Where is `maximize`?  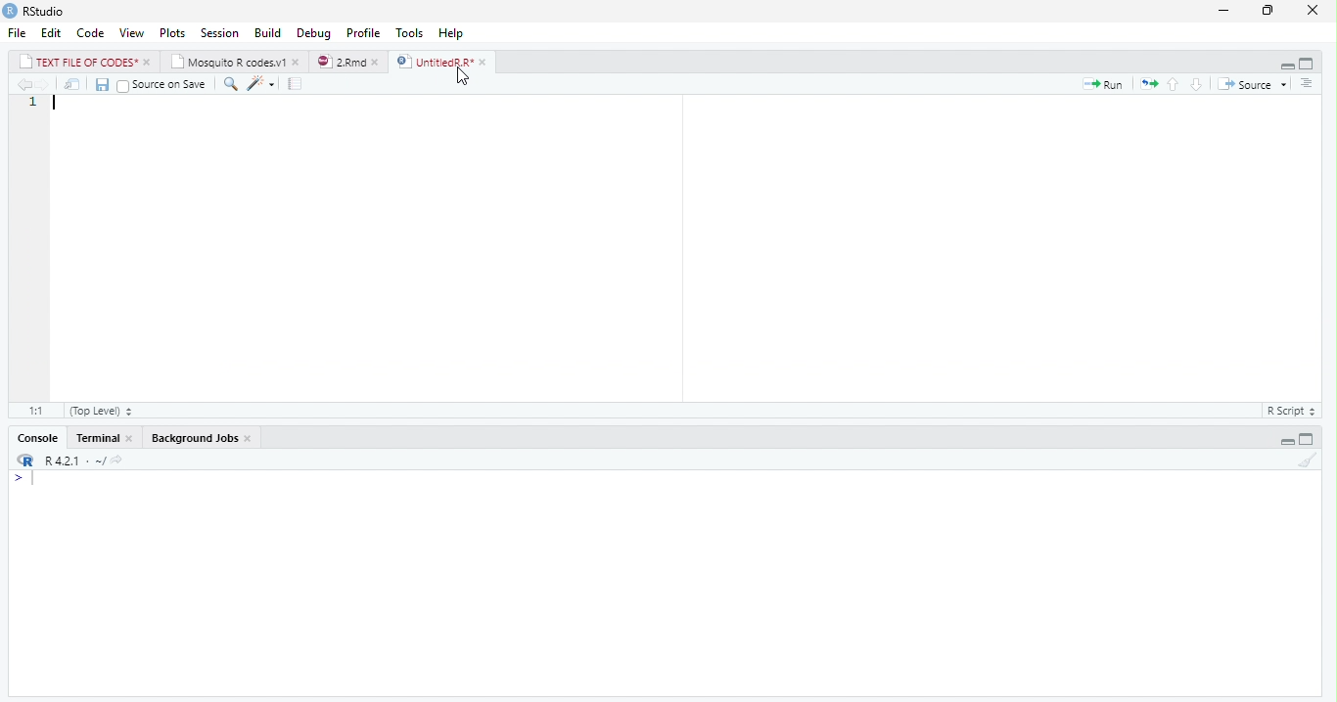 maximize is located at coordinates (1306, 440).